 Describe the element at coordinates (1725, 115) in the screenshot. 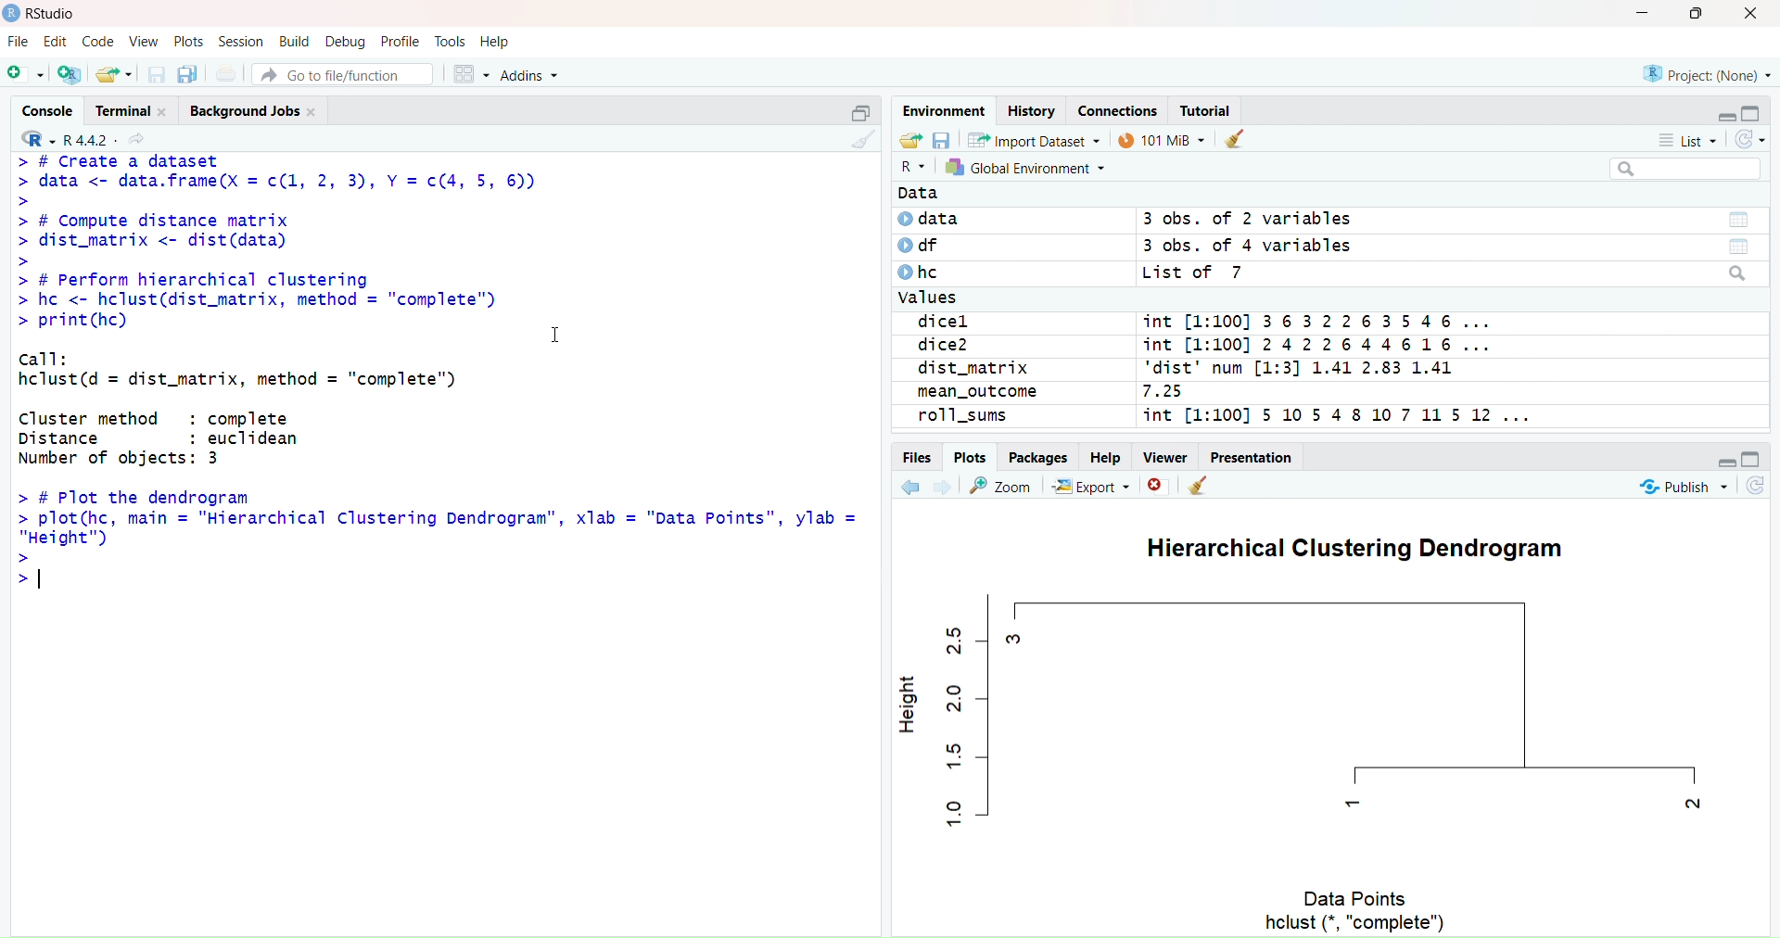

I see `Minimize` at that location.